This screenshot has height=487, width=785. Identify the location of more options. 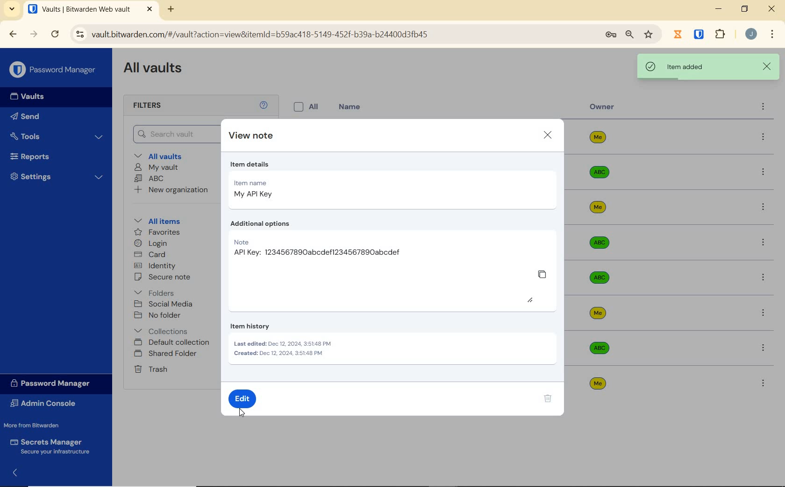
(763, 173).